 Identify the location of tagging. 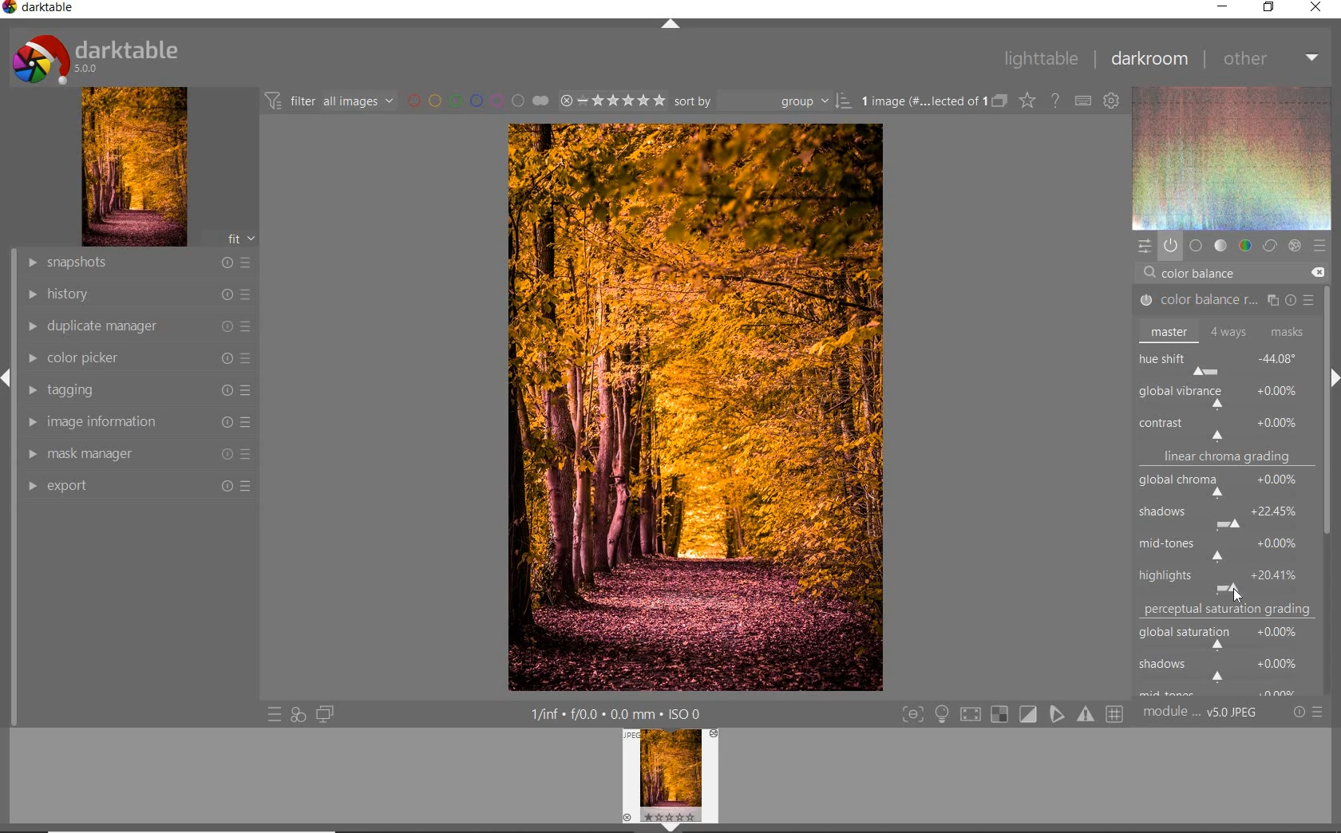
(137, 392).